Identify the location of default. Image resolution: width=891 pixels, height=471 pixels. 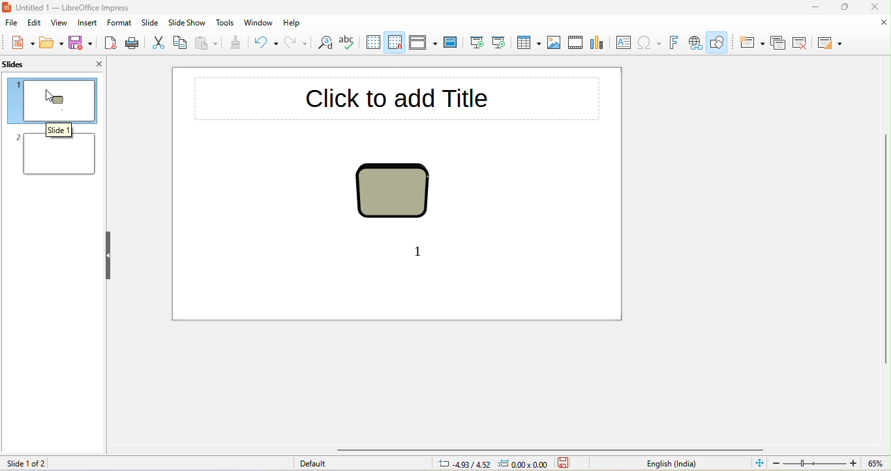
(327, 464).